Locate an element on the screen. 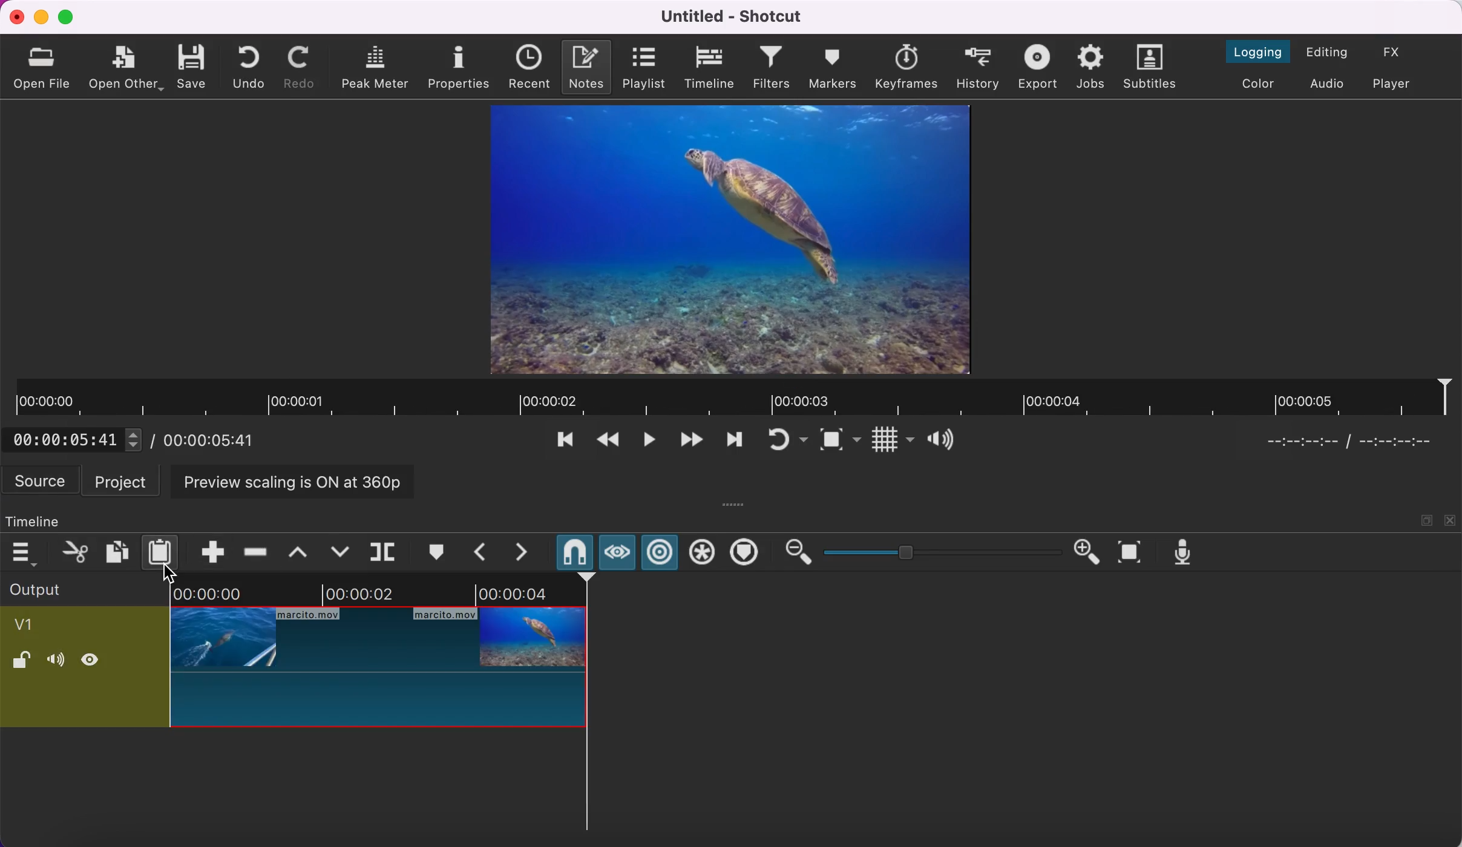  recent is located at coordinates (531, 67).